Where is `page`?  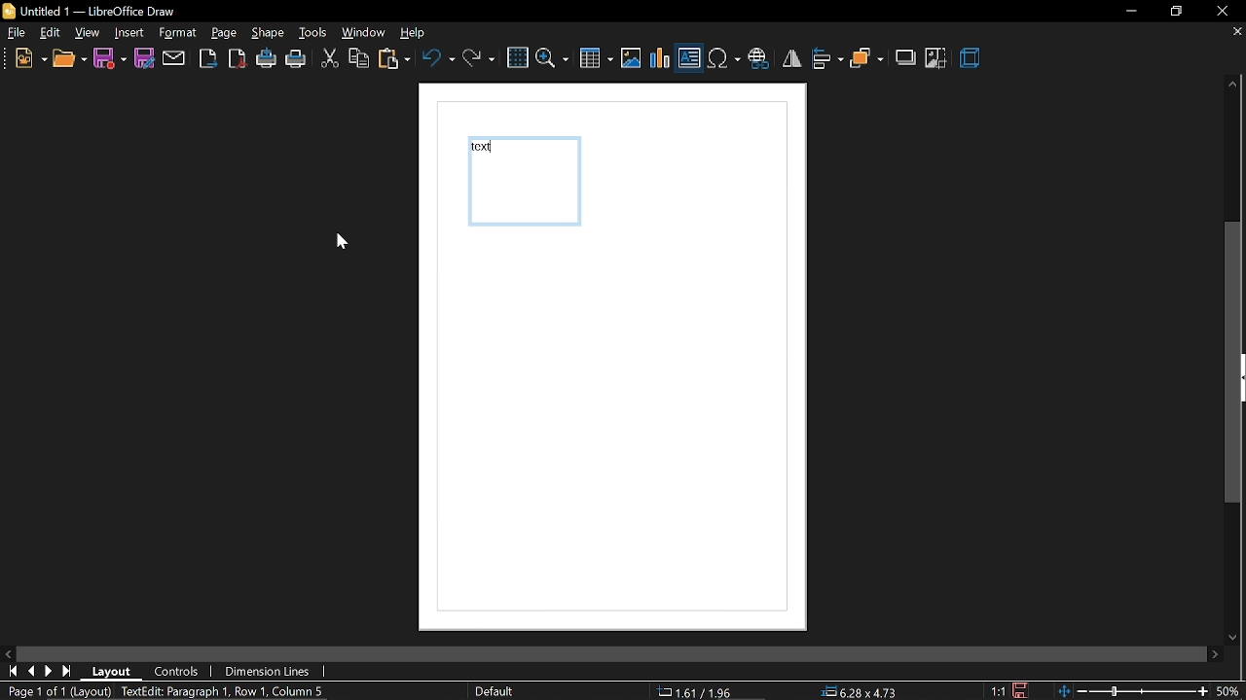
page is located at coordinates (224, 33).